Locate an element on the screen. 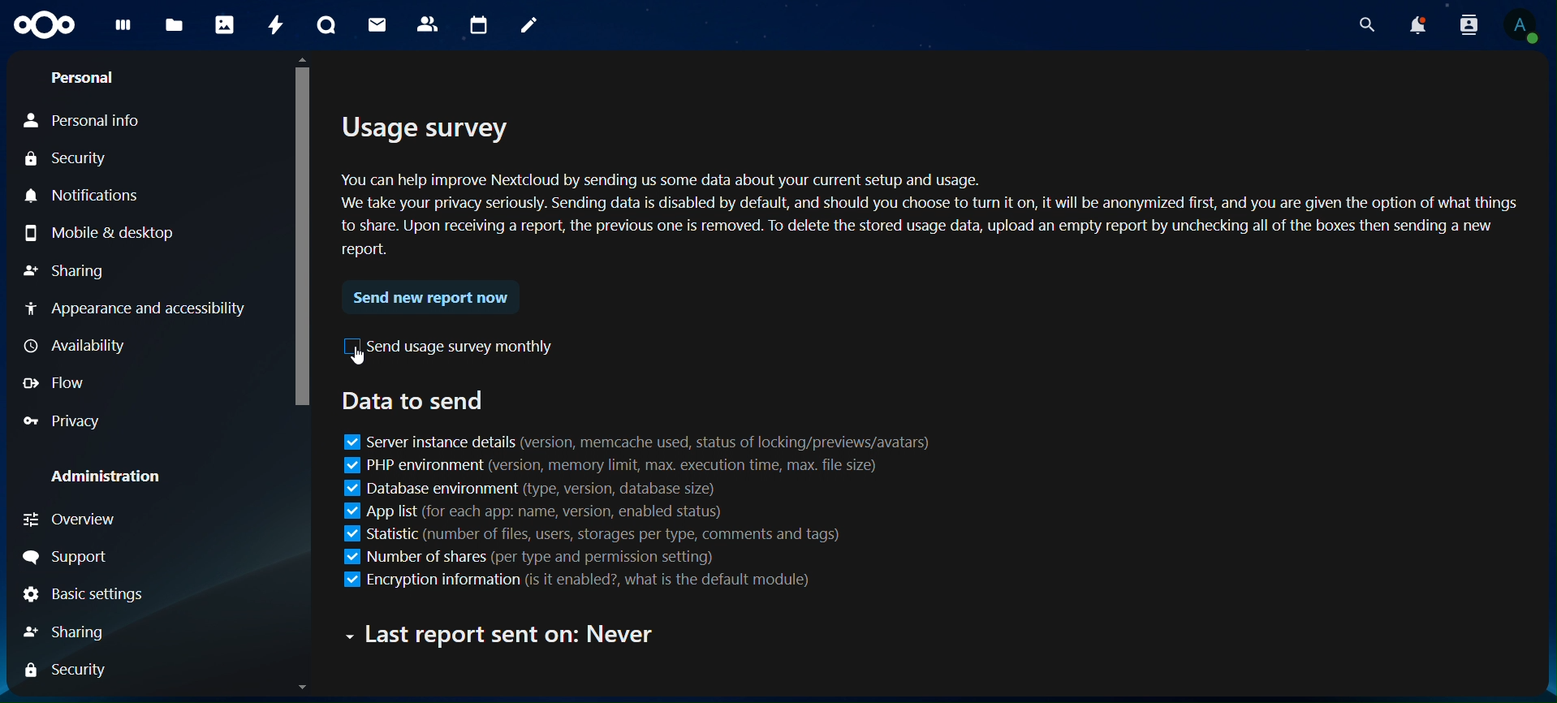  send new report now is located at coordinates (429, 300).